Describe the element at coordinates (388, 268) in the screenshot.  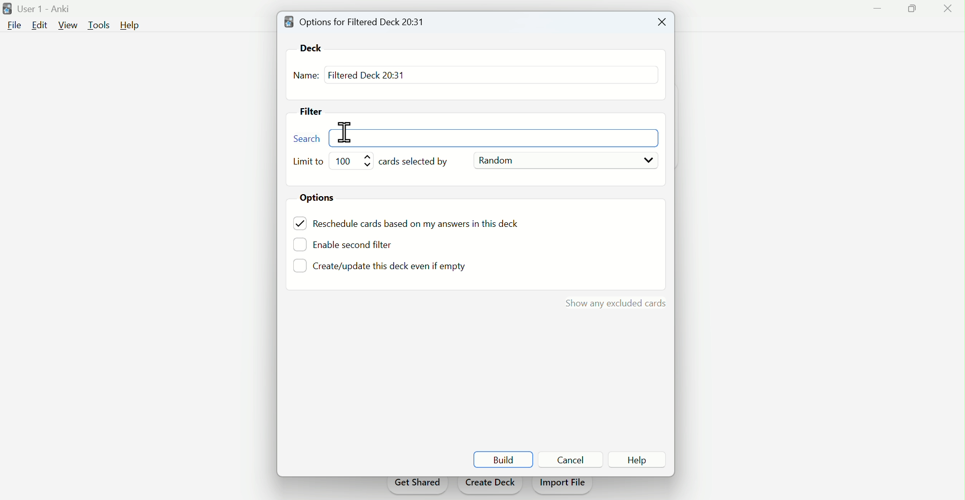
I see `Create/update this deck even if empty` at that location.